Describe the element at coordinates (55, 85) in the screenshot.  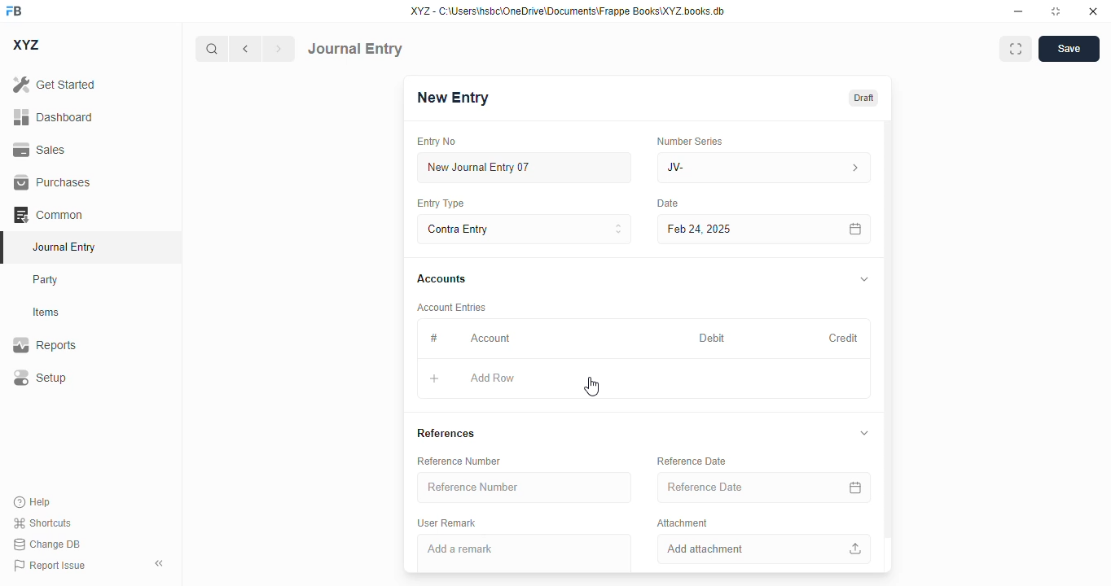
I see `get started` at that location.